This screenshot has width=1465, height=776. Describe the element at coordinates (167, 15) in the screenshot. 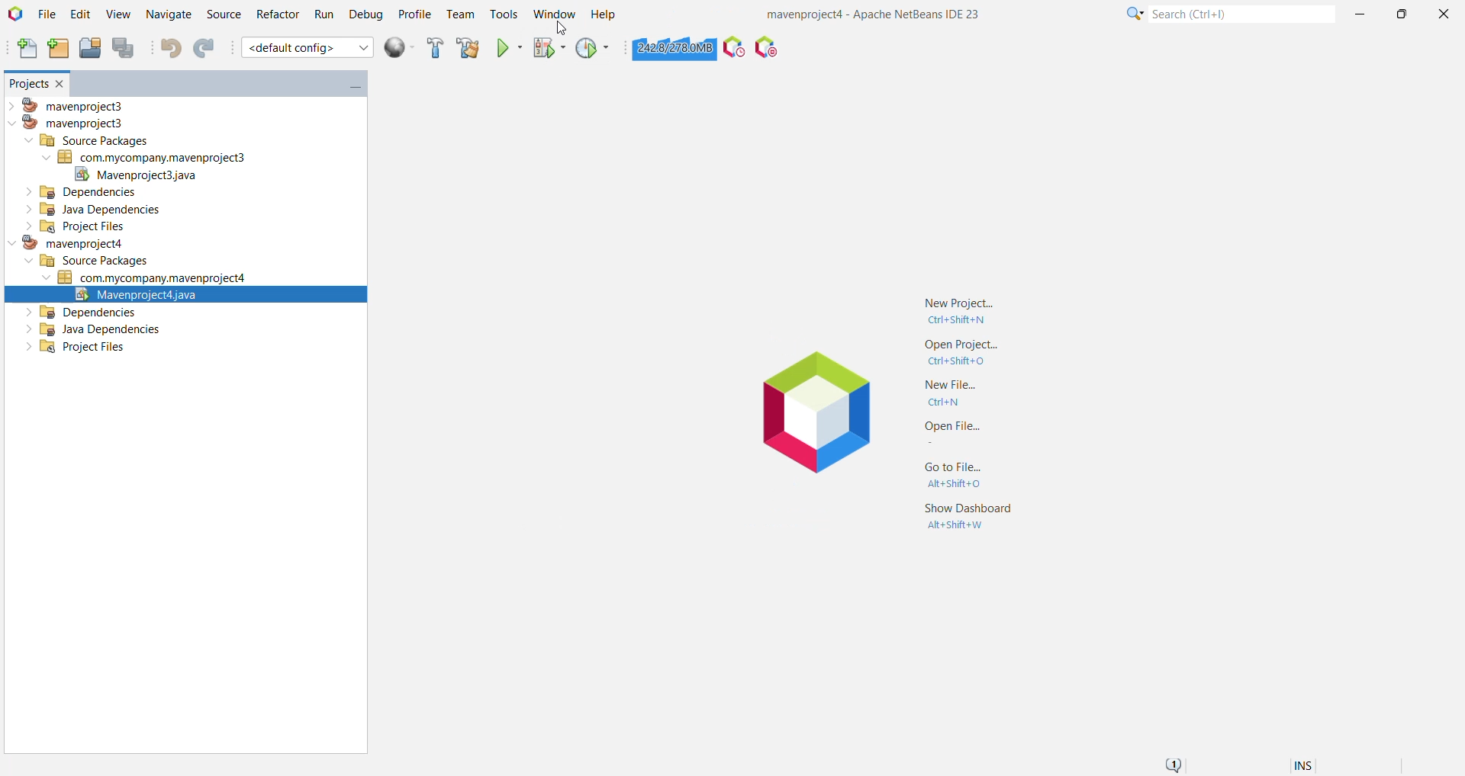

I see `Navigate` at that location.